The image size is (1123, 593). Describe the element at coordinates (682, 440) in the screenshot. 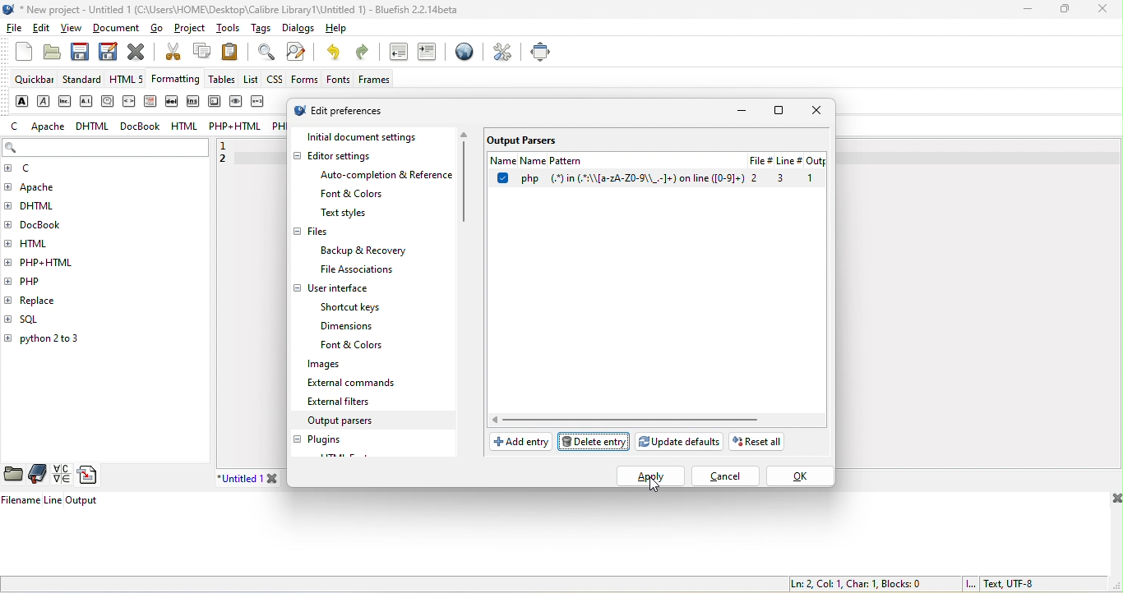

I see `update defaults` at that location.